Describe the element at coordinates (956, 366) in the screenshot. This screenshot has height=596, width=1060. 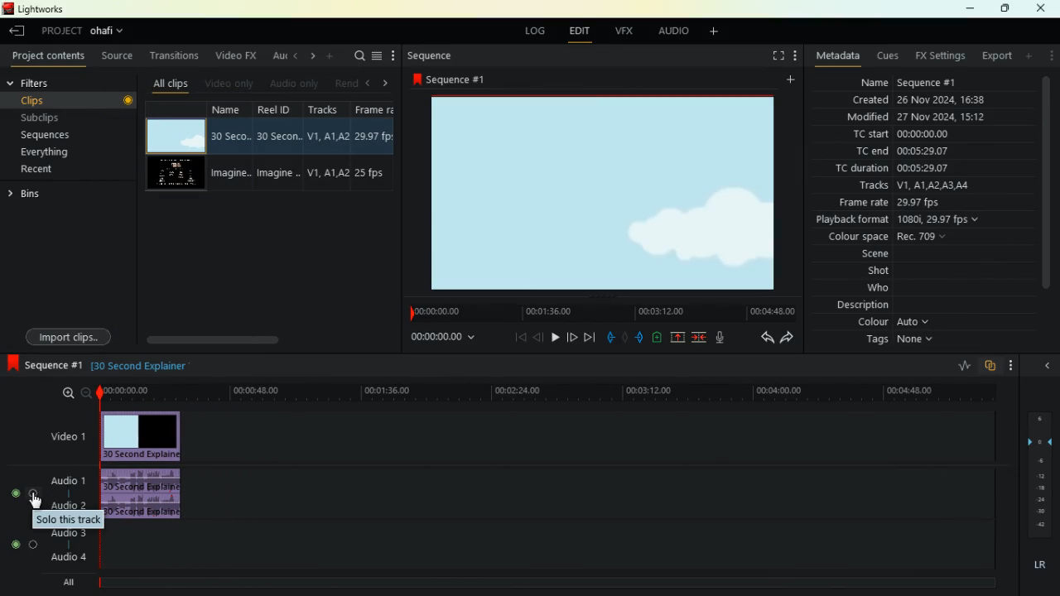
I see `rate` at that location.